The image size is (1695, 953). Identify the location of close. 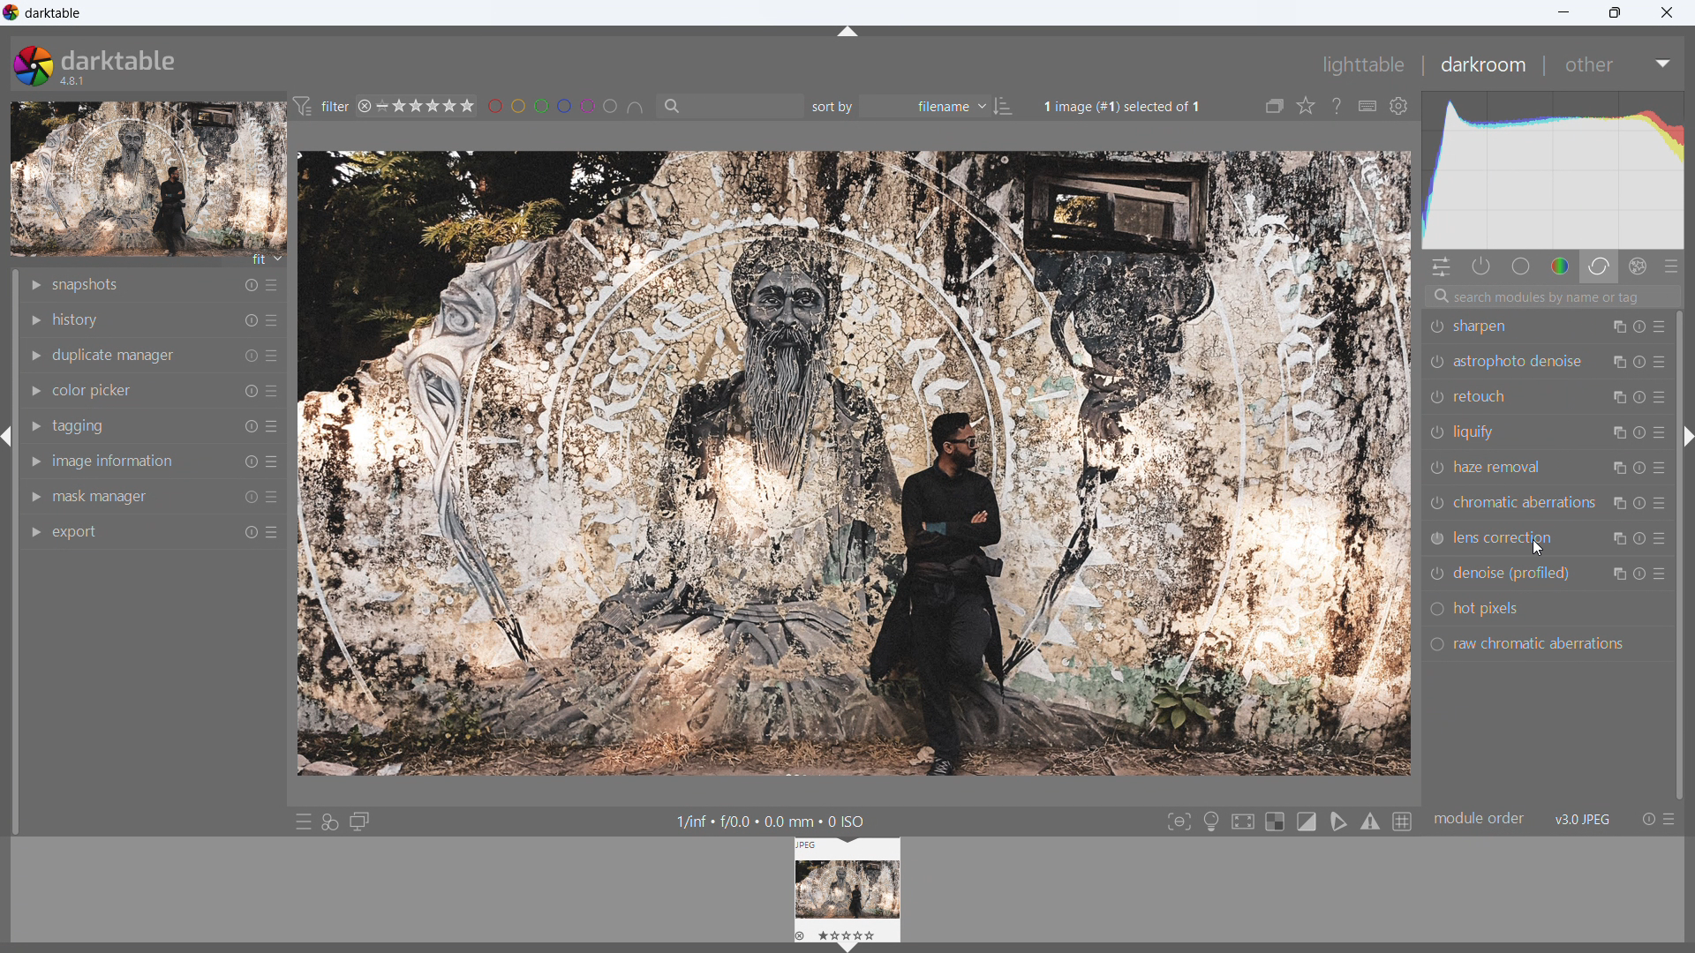
(1666, 12).